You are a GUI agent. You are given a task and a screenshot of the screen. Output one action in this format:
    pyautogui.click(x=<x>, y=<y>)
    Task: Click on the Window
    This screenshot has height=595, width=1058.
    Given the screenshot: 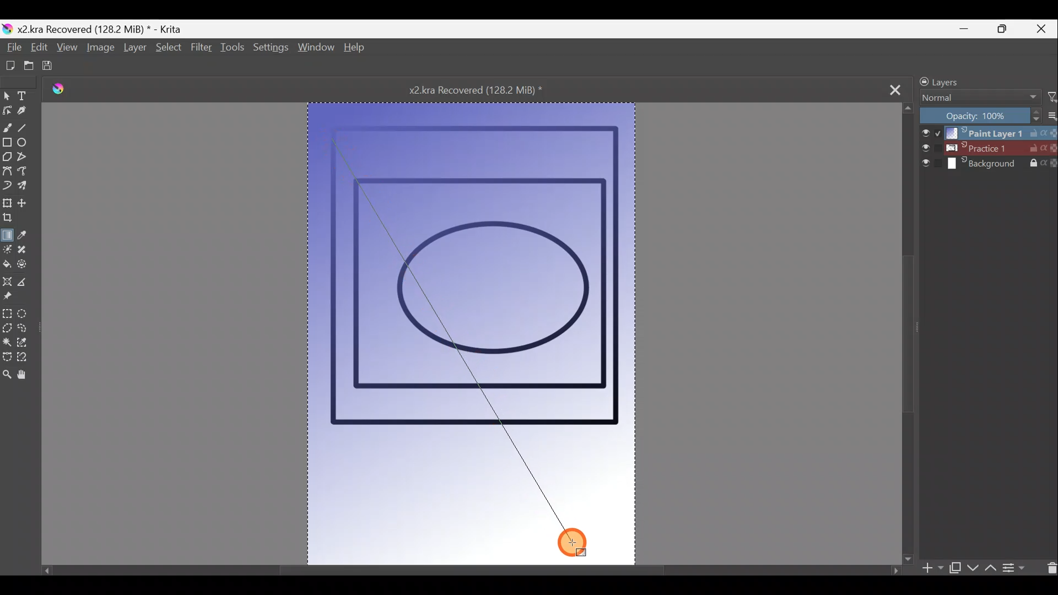 What is the action you would take?
    pyautogui.click(x=316, y=50)
    